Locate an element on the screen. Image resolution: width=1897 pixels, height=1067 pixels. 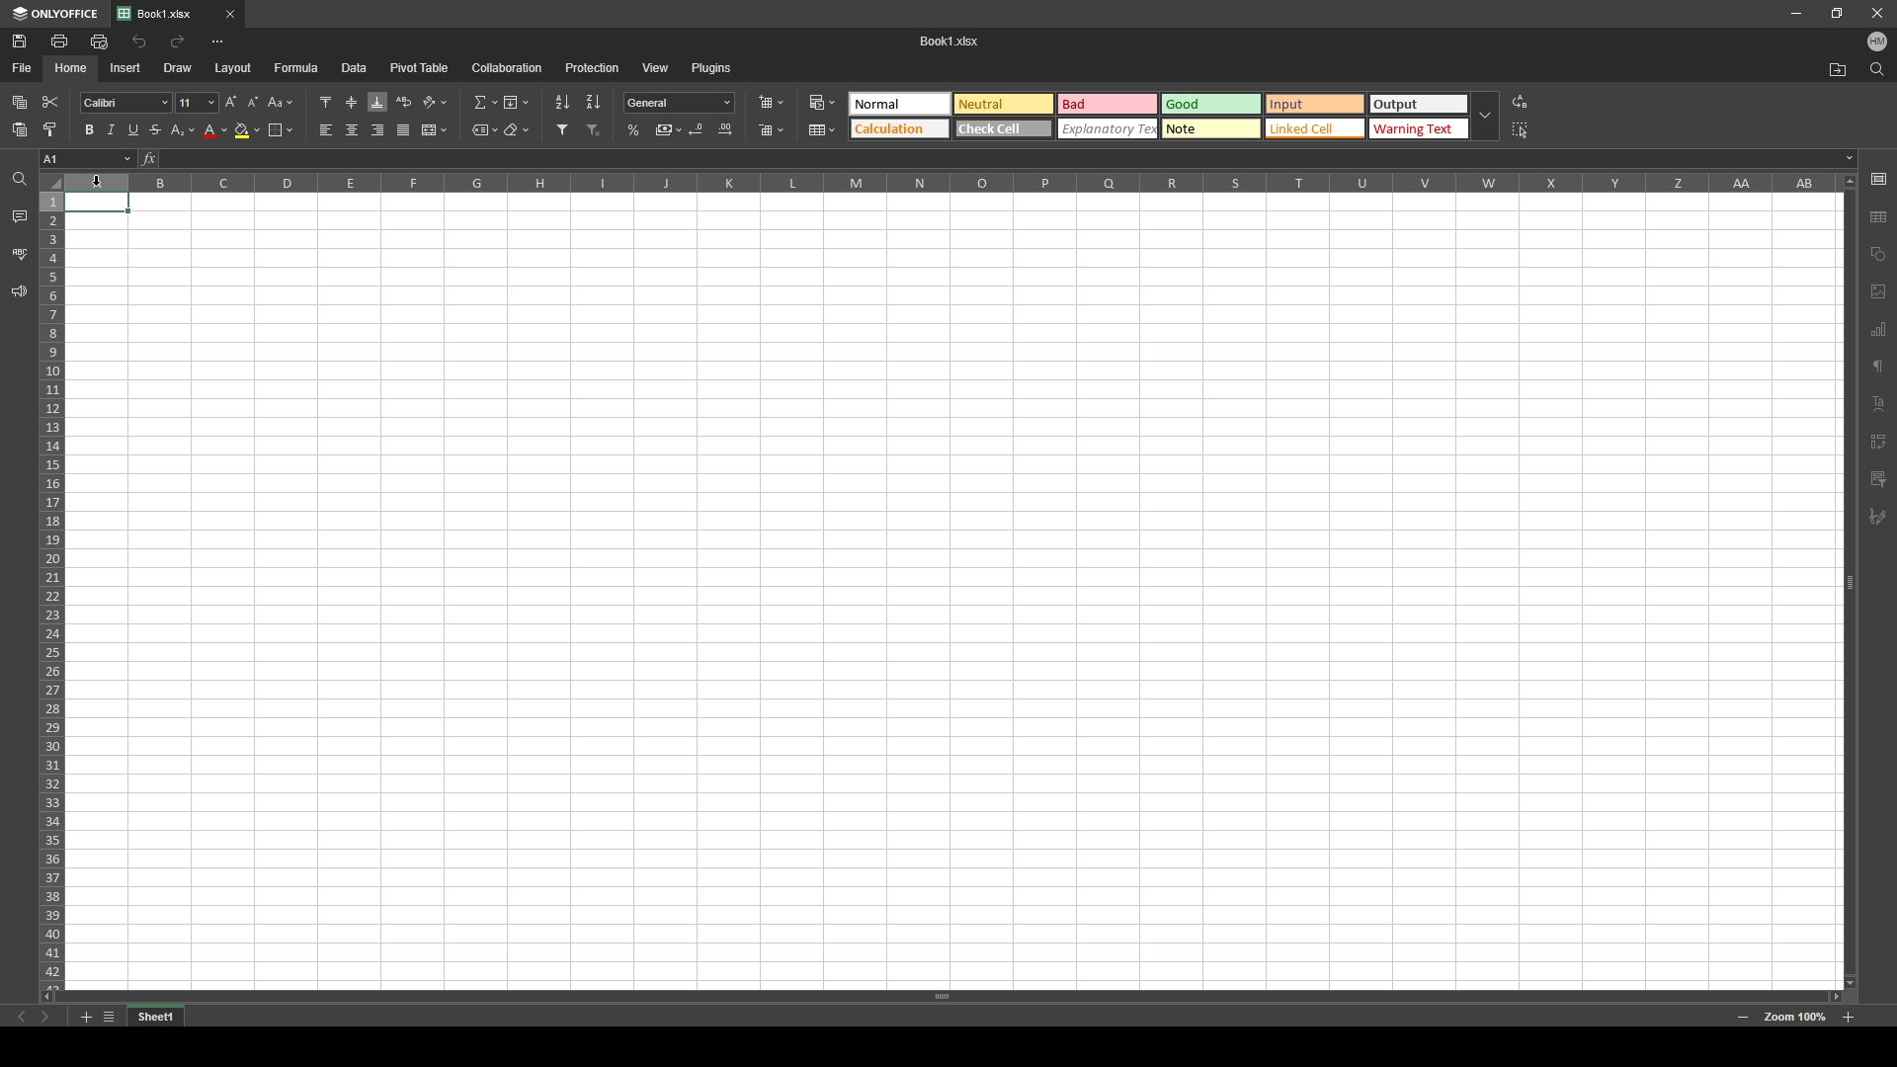
spreadsheet is located at coordinates (951, 592).